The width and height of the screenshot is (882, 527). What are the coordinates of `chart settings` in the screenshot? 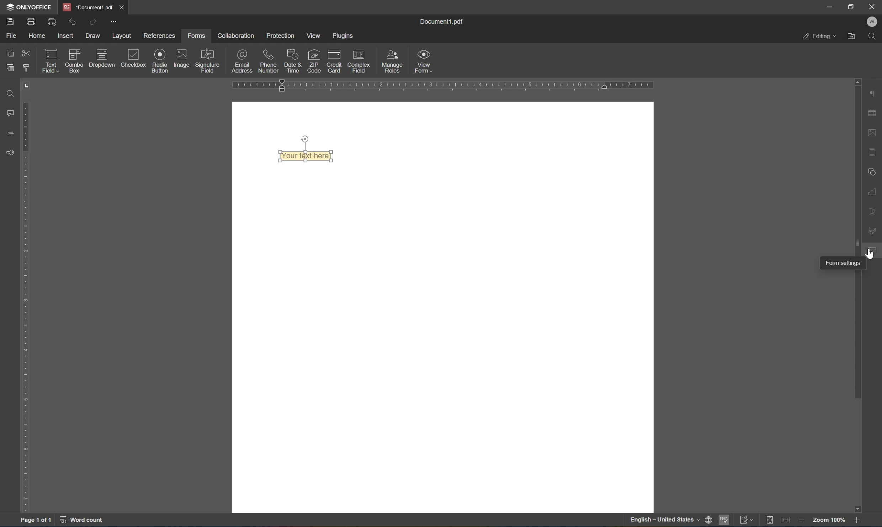 It's located at (873, 193).